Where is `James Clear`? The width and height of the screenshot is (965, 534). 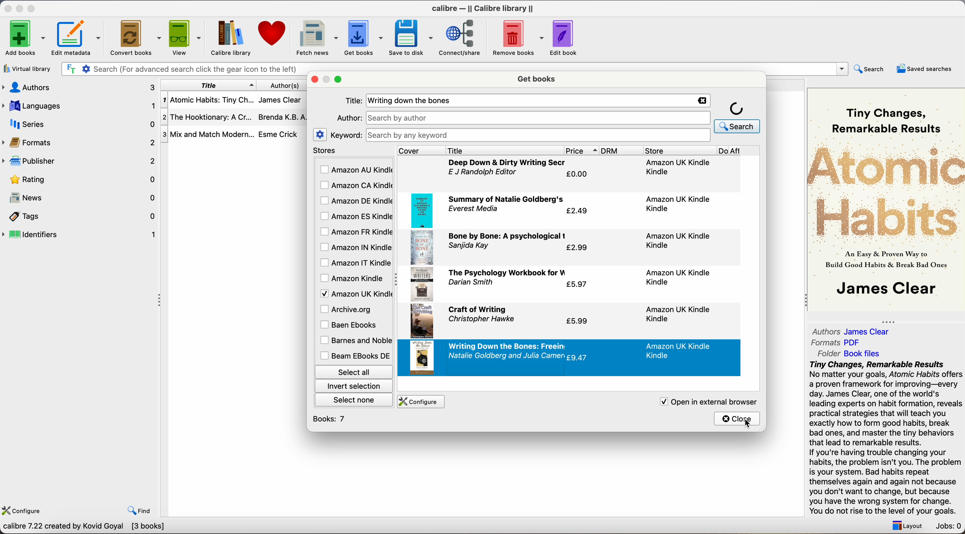 James Clear is located at coordinates (279, 99).